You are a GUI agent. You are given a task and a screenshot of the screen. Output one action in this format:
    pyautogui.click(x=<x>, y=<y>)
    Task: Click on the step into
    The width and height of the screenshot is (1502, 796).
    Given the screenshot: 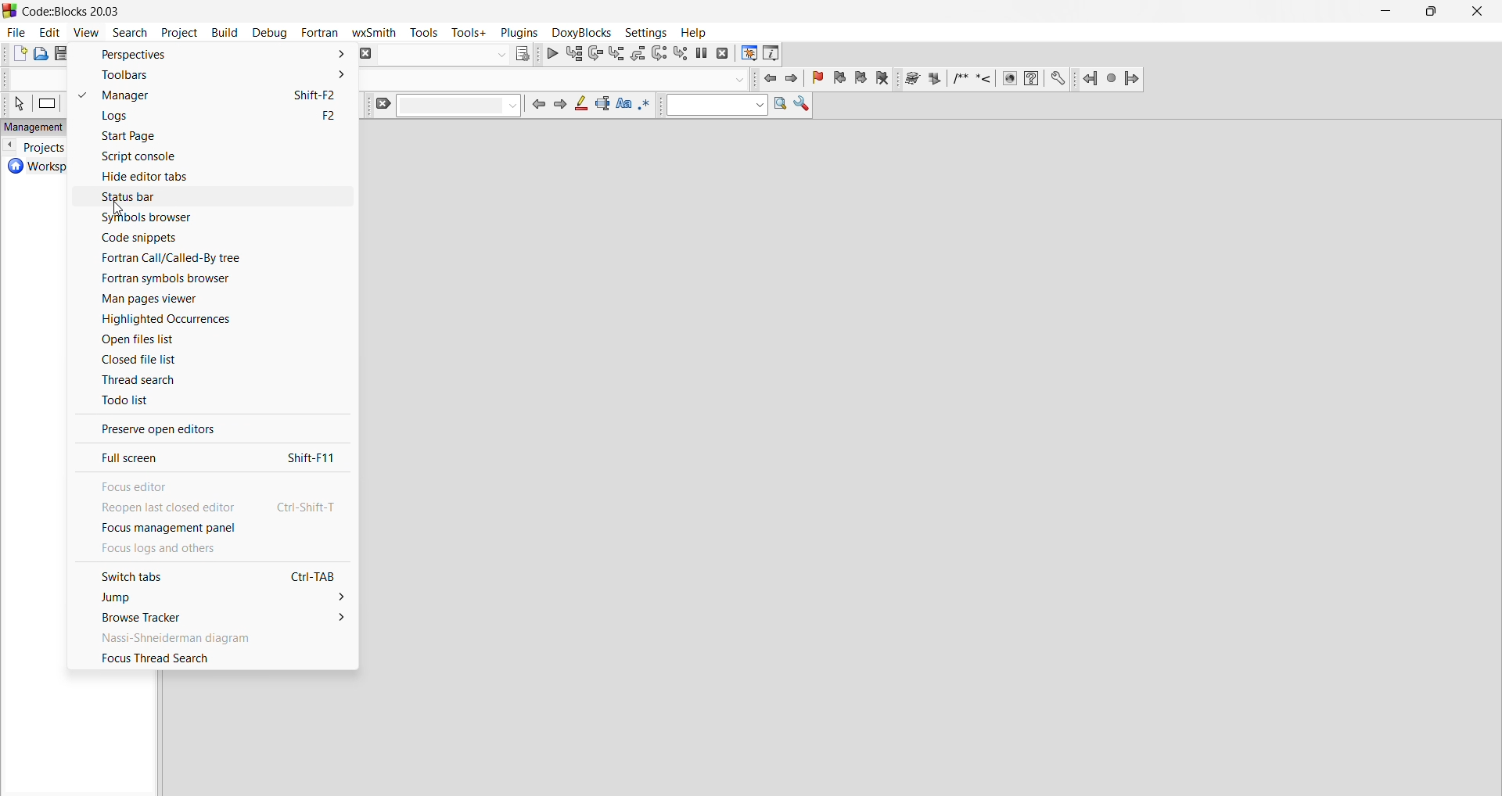 What is the action you would take?
    pyautogui.click(x=618, y=54)
    